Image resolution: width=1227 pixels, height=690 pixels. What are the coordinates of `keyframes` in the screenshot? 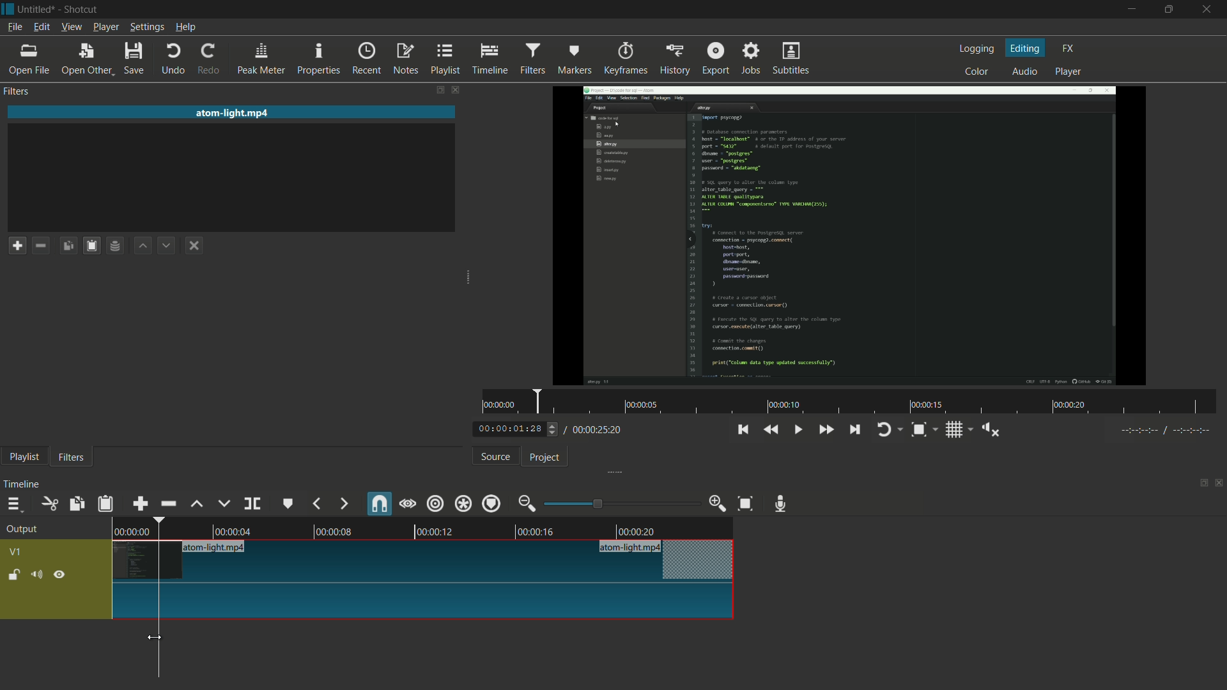 It's located at (624, 59).